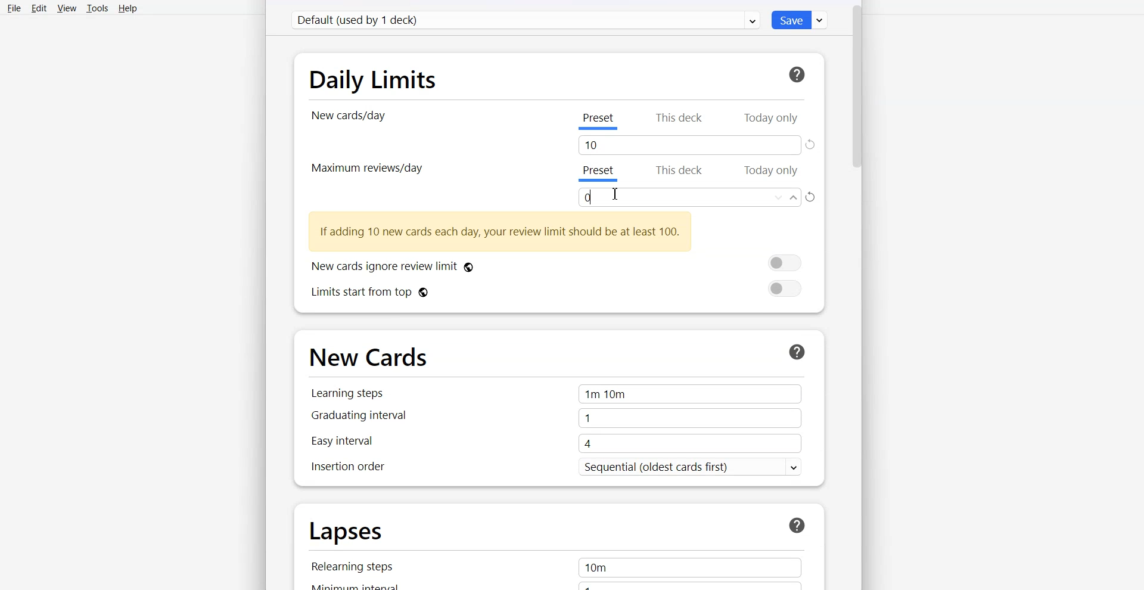 This screenshot has height=590, width=1144. I want to click on Daily Limits, so click(375, 79).